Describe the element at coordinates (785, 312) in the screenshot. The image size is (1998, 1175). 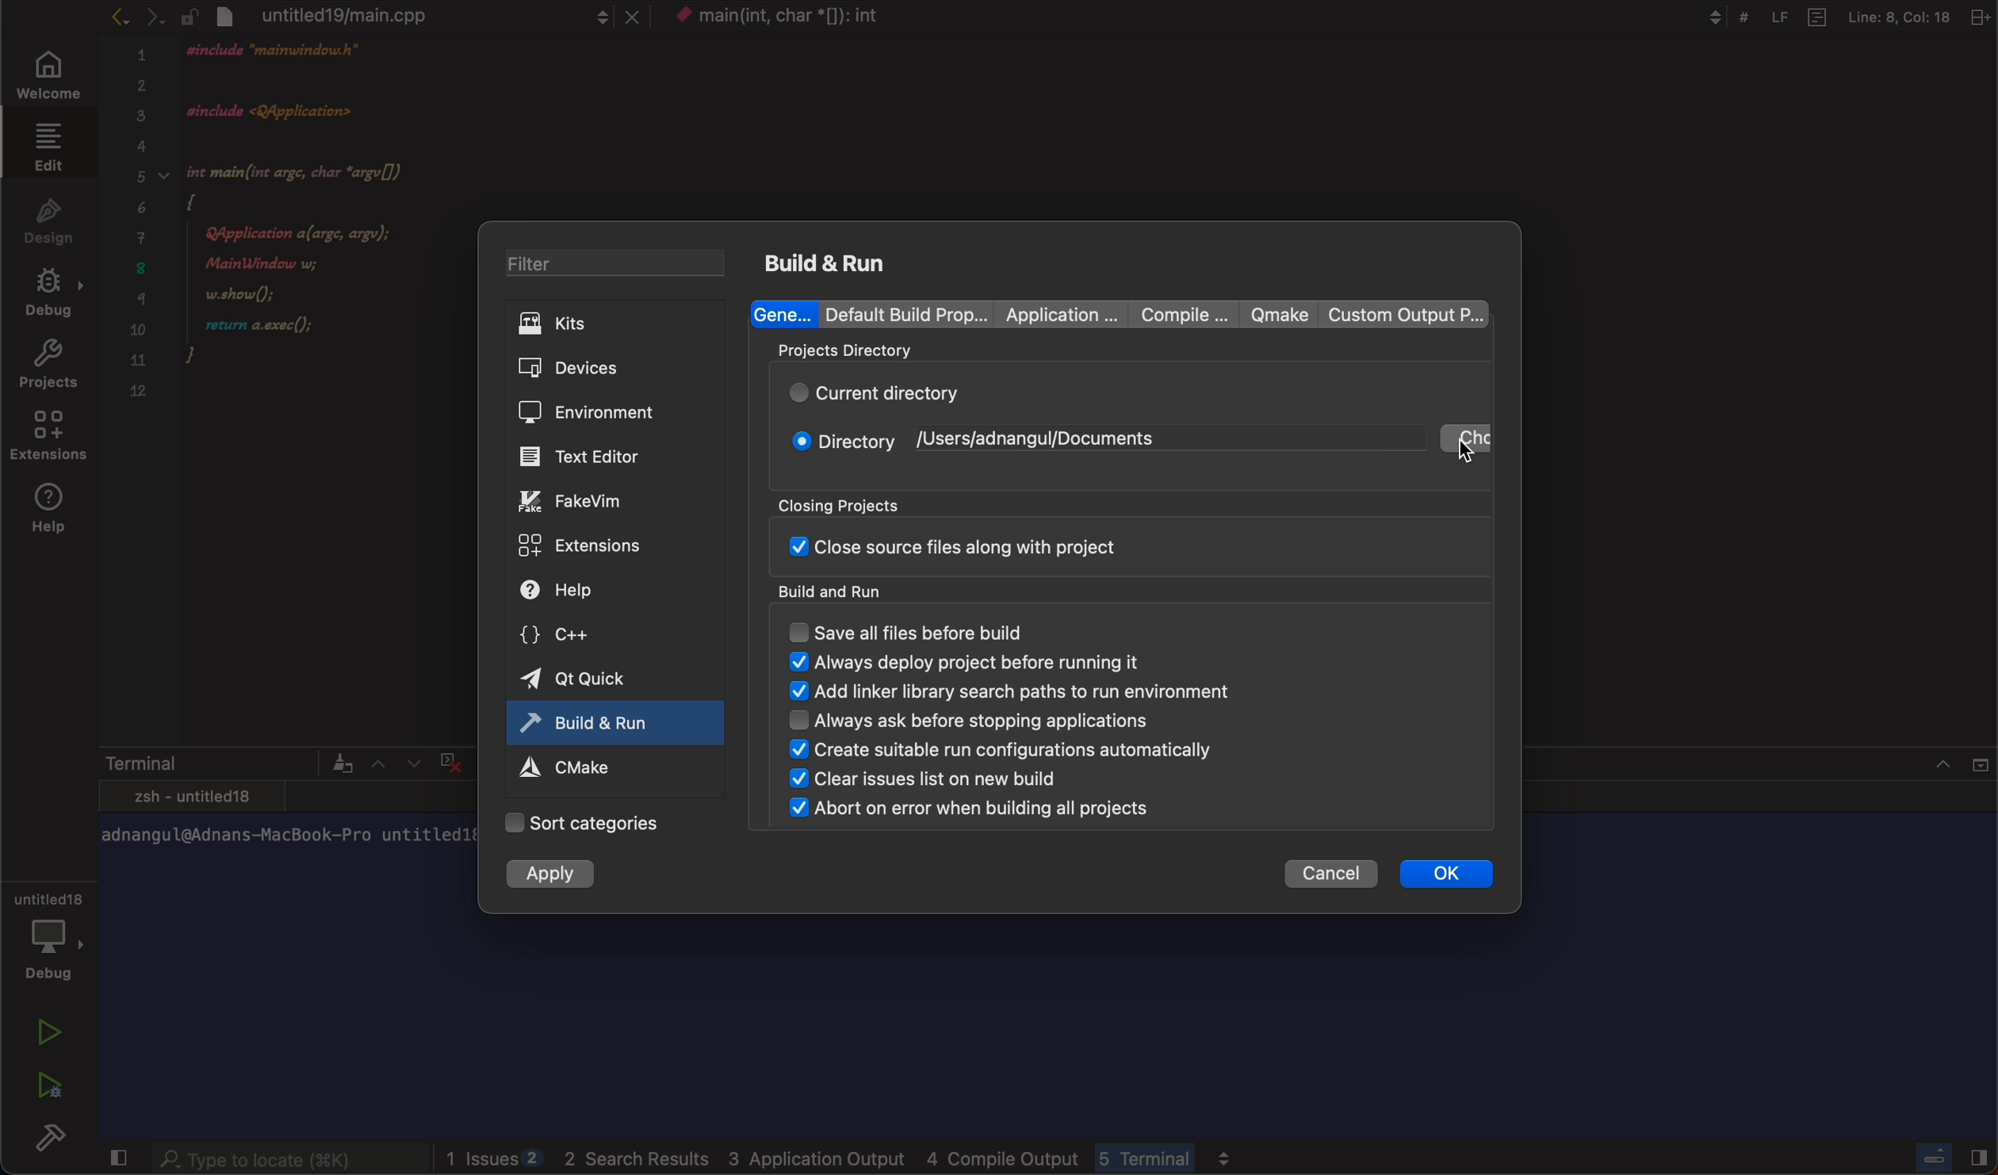
I see `general` at that location.